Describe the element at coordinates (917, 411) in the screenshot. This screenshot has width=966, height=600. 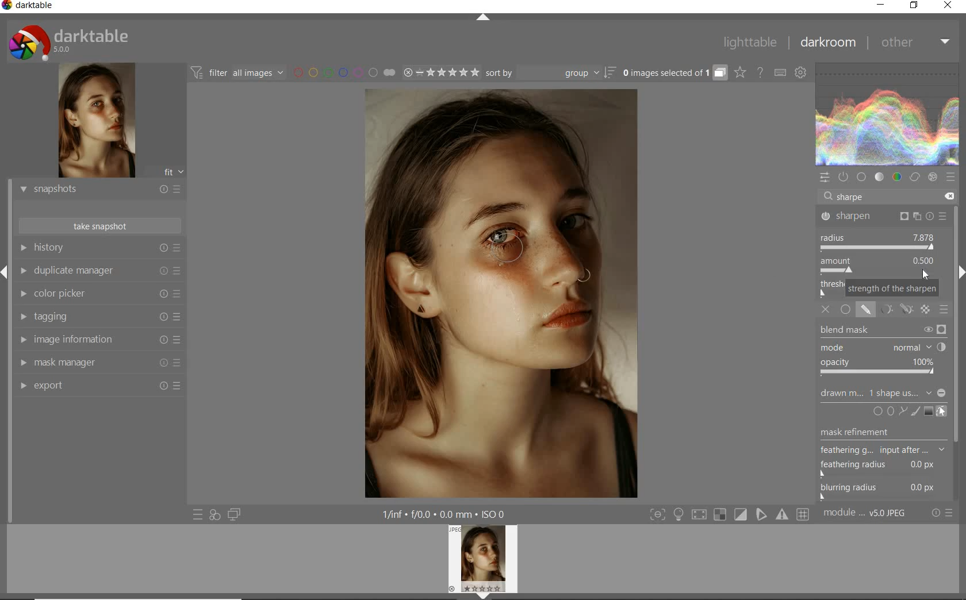
I see `ADD BRUSH` at that location.